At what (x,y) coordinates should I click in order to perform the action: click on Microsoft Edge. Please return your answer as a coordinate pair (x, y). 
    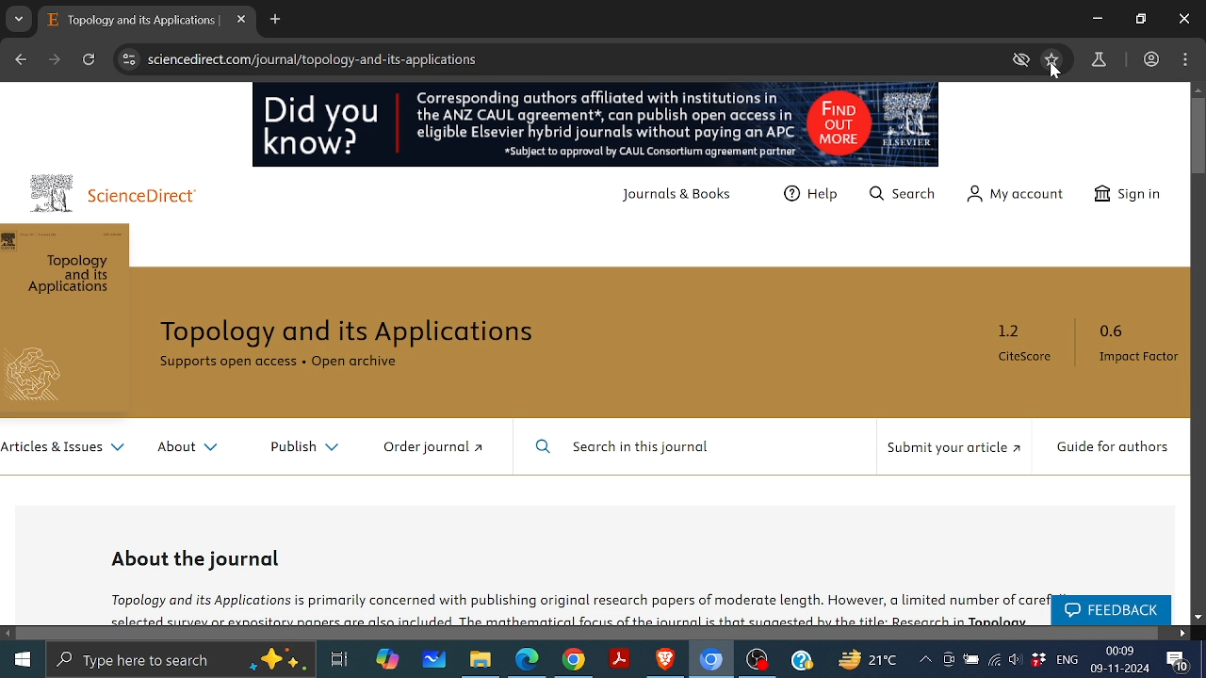
    Looking at the image, I should click on (528, 659).